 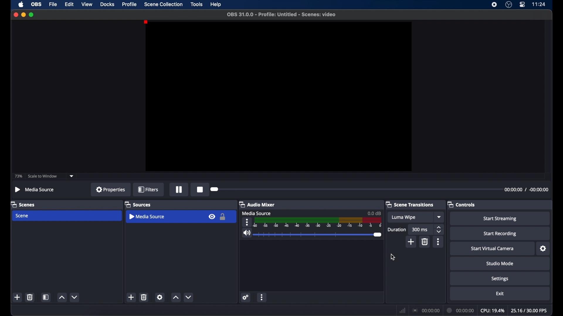 I want to click on cpu, so click(x=492, y=311).